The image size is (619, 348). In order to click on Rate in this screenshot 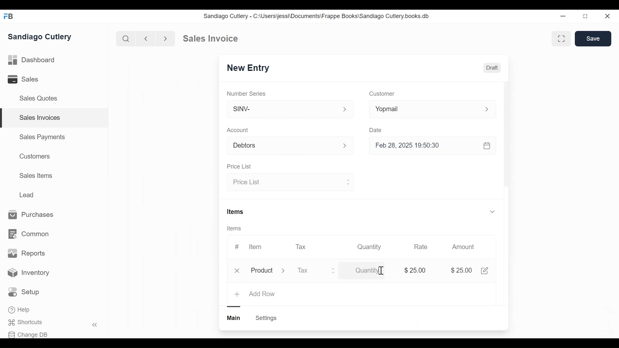, I will do `click(421, 247)`.